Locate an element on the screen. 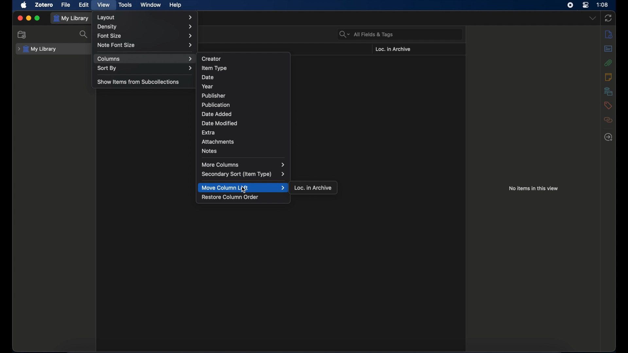 This screenshot has width=628, height=353. creator is located at coordinates (212, 58).